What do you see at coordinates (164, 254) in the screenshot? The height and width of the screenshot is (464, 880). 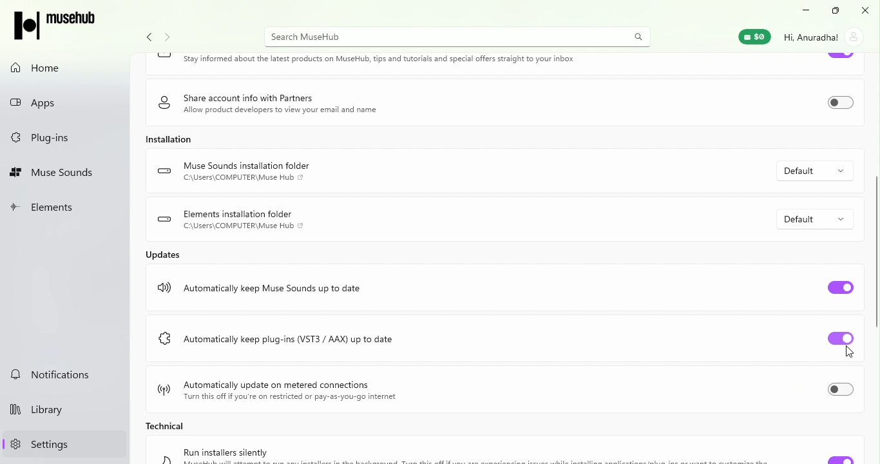 I see `Updates` at bounding box center [164, 254].